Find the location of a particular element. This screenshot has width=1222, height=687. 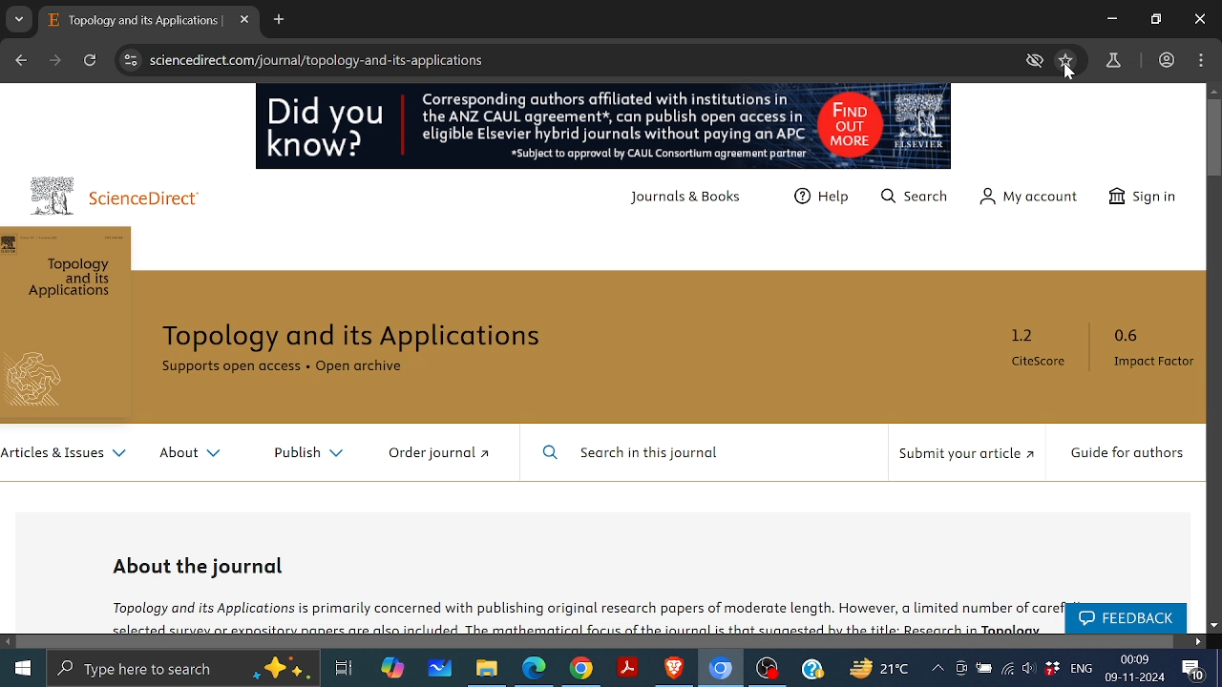

Hide web address is located at coordinates (1037, 61).